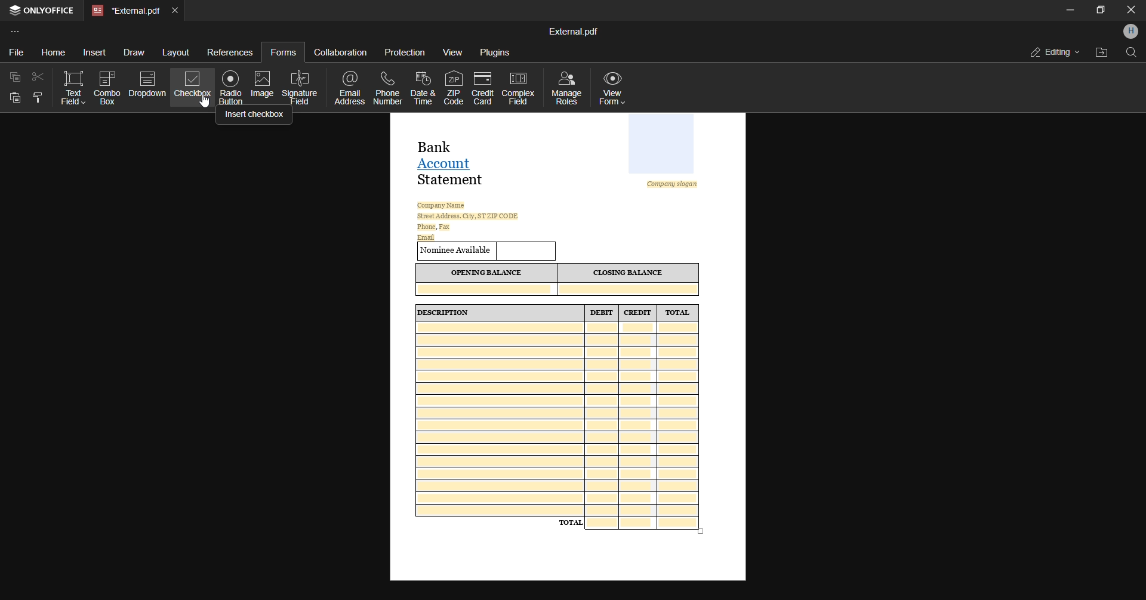 The width and height of the screenshot is (1146, 600). What do you see at coordinates (147, 86) in the screenshot?
I see `dropdown` at bounding box center [147, 86].